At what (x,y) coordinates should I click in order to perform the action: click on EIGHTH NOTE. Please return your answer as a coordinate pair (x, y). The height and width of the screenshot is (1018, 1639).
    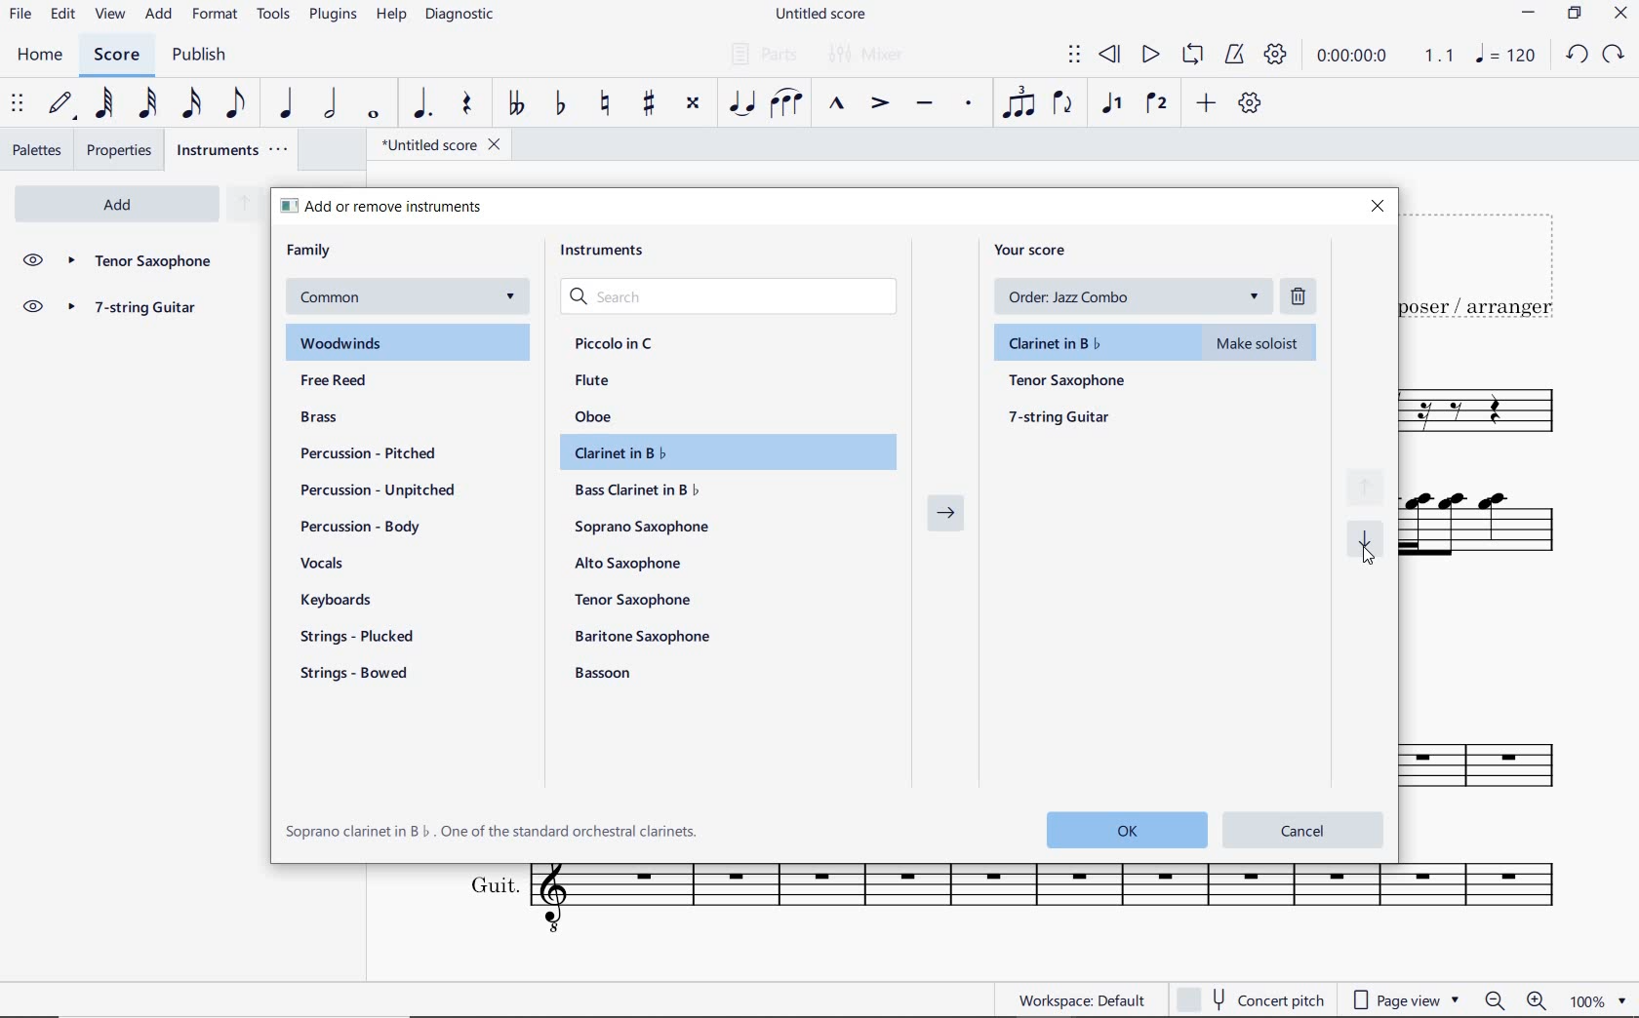
    Looking at the image, I should click on (237, 101).